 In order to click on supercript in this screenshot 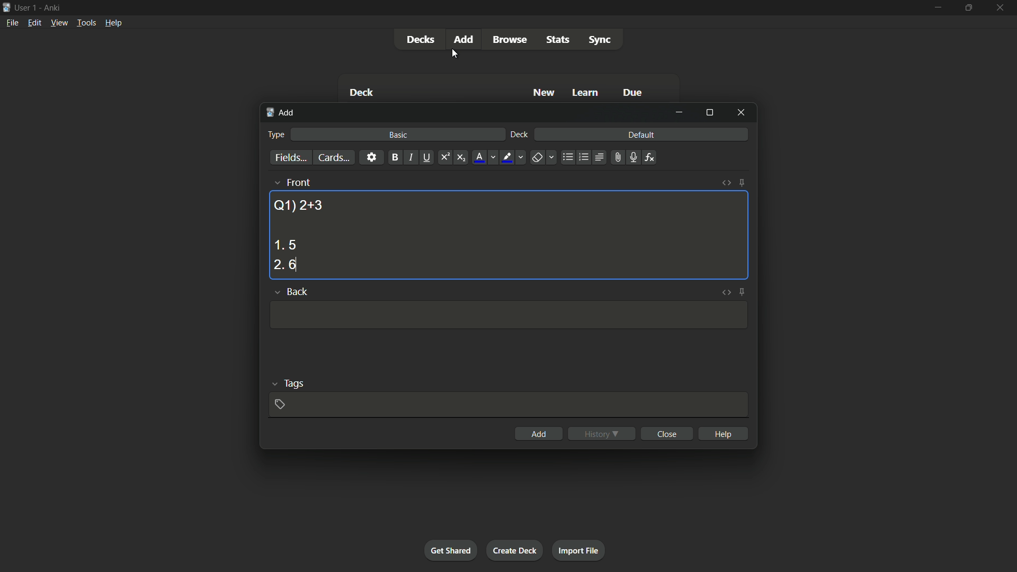, I will do `click(444, 158)`.